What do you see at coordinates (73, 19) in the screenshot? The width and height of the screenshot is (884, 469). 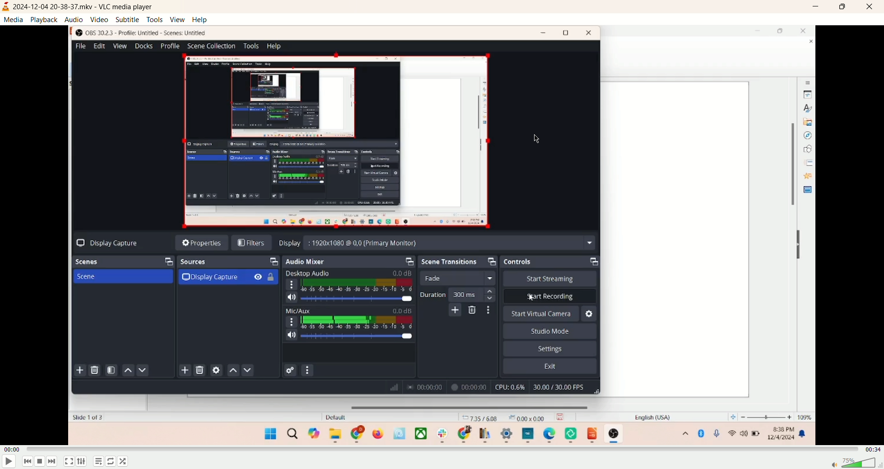 I see `audio` at bounding box center [73, 19].